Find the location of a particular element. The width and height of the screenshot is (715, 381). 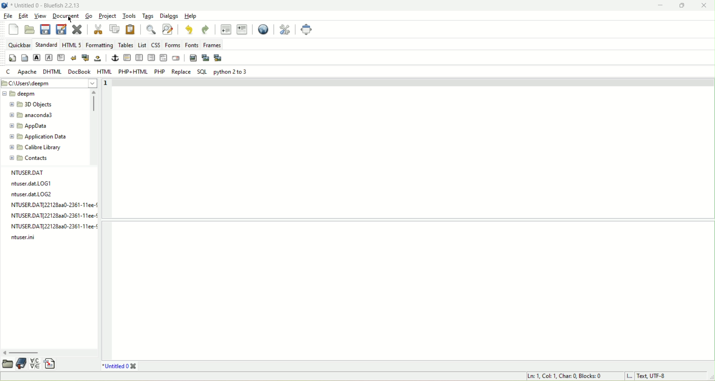

c is located at coordinates (9, 72).